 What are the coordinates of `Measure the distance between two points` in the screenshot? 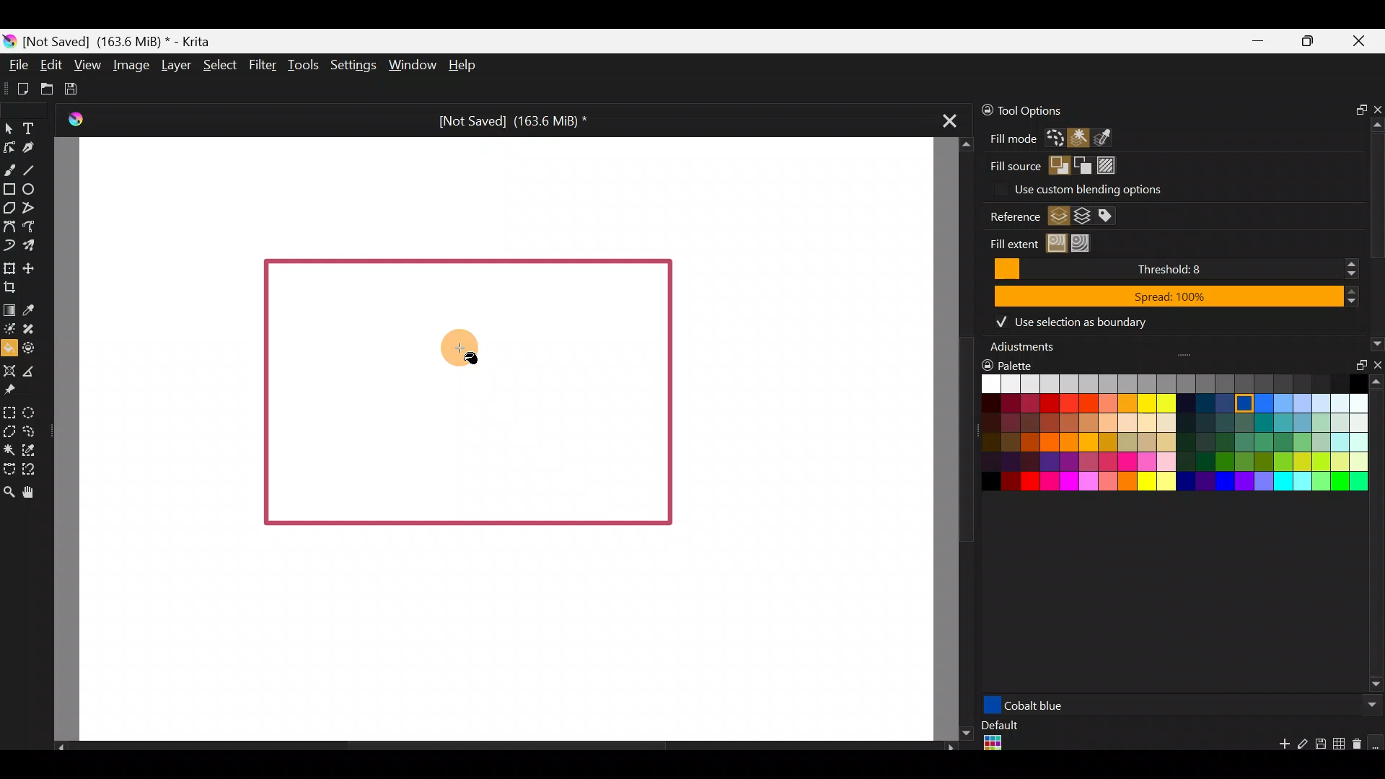 It's located at (38, 371).